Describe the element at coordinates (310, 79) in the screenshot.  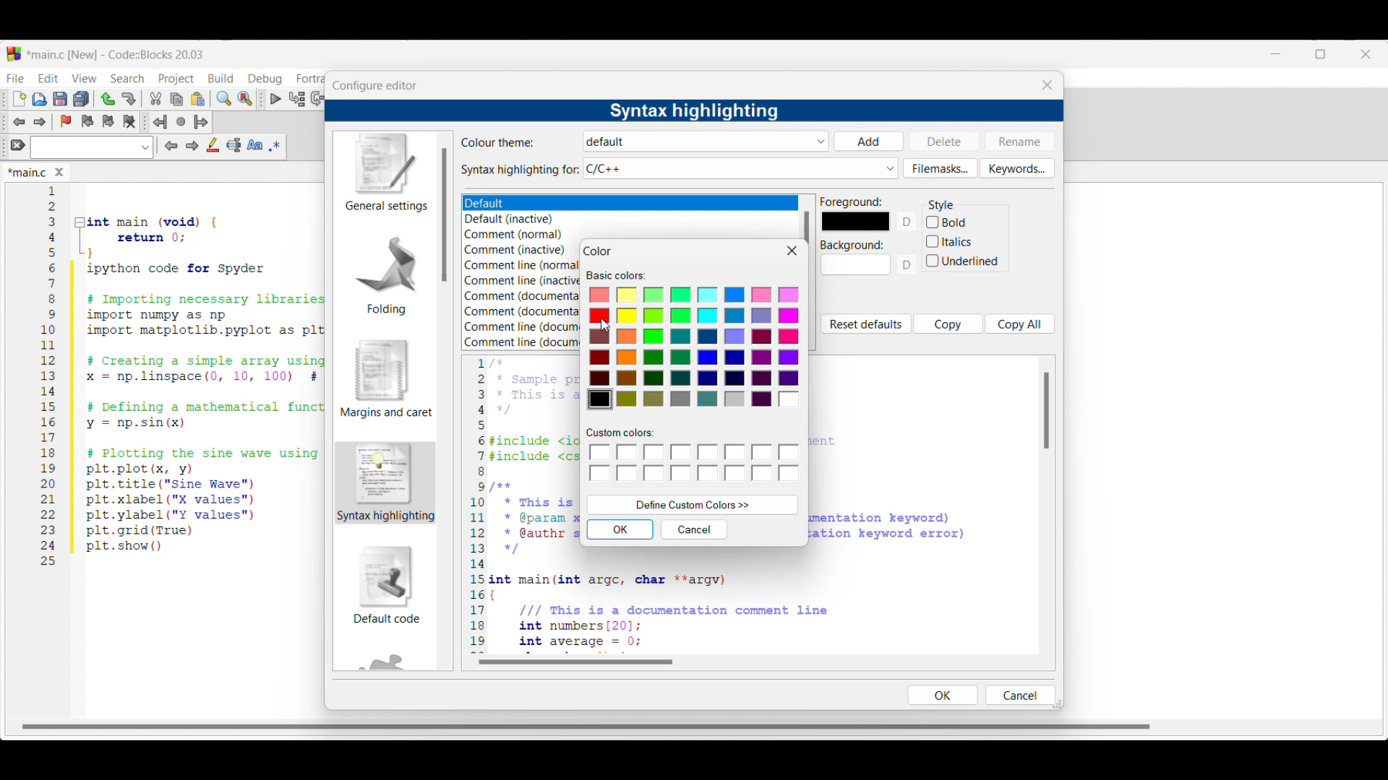
I see `Fortran menu ` at that location.